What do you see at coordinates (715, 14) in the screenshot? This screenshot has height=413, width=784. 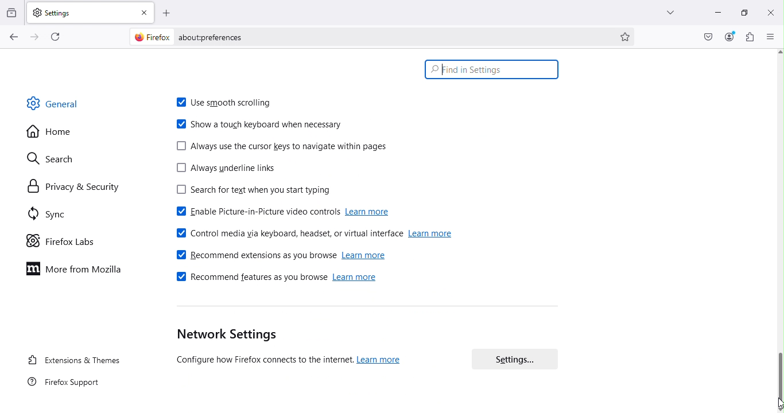 I see `Minimize tab` at bounding box center [715, 14].